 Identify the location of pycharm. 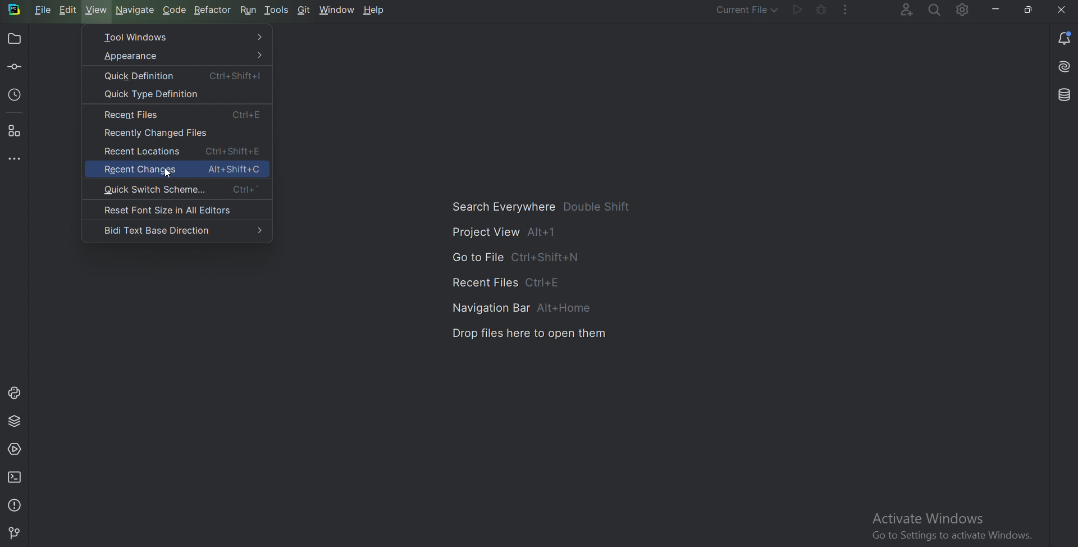
(16, 10).